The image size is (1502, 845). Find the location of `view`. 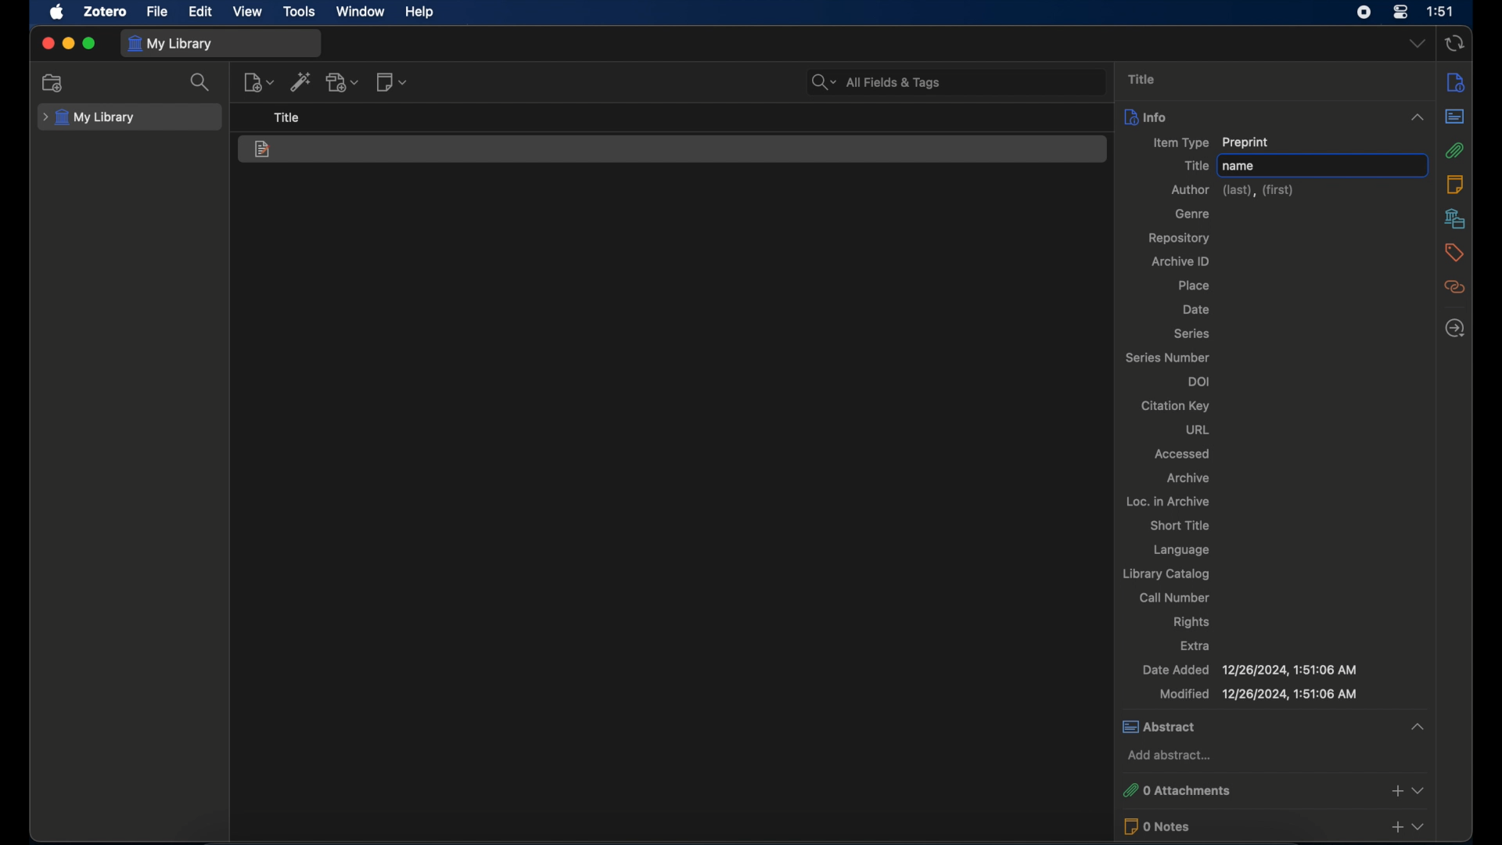

view is located at coordinates (248, 12).